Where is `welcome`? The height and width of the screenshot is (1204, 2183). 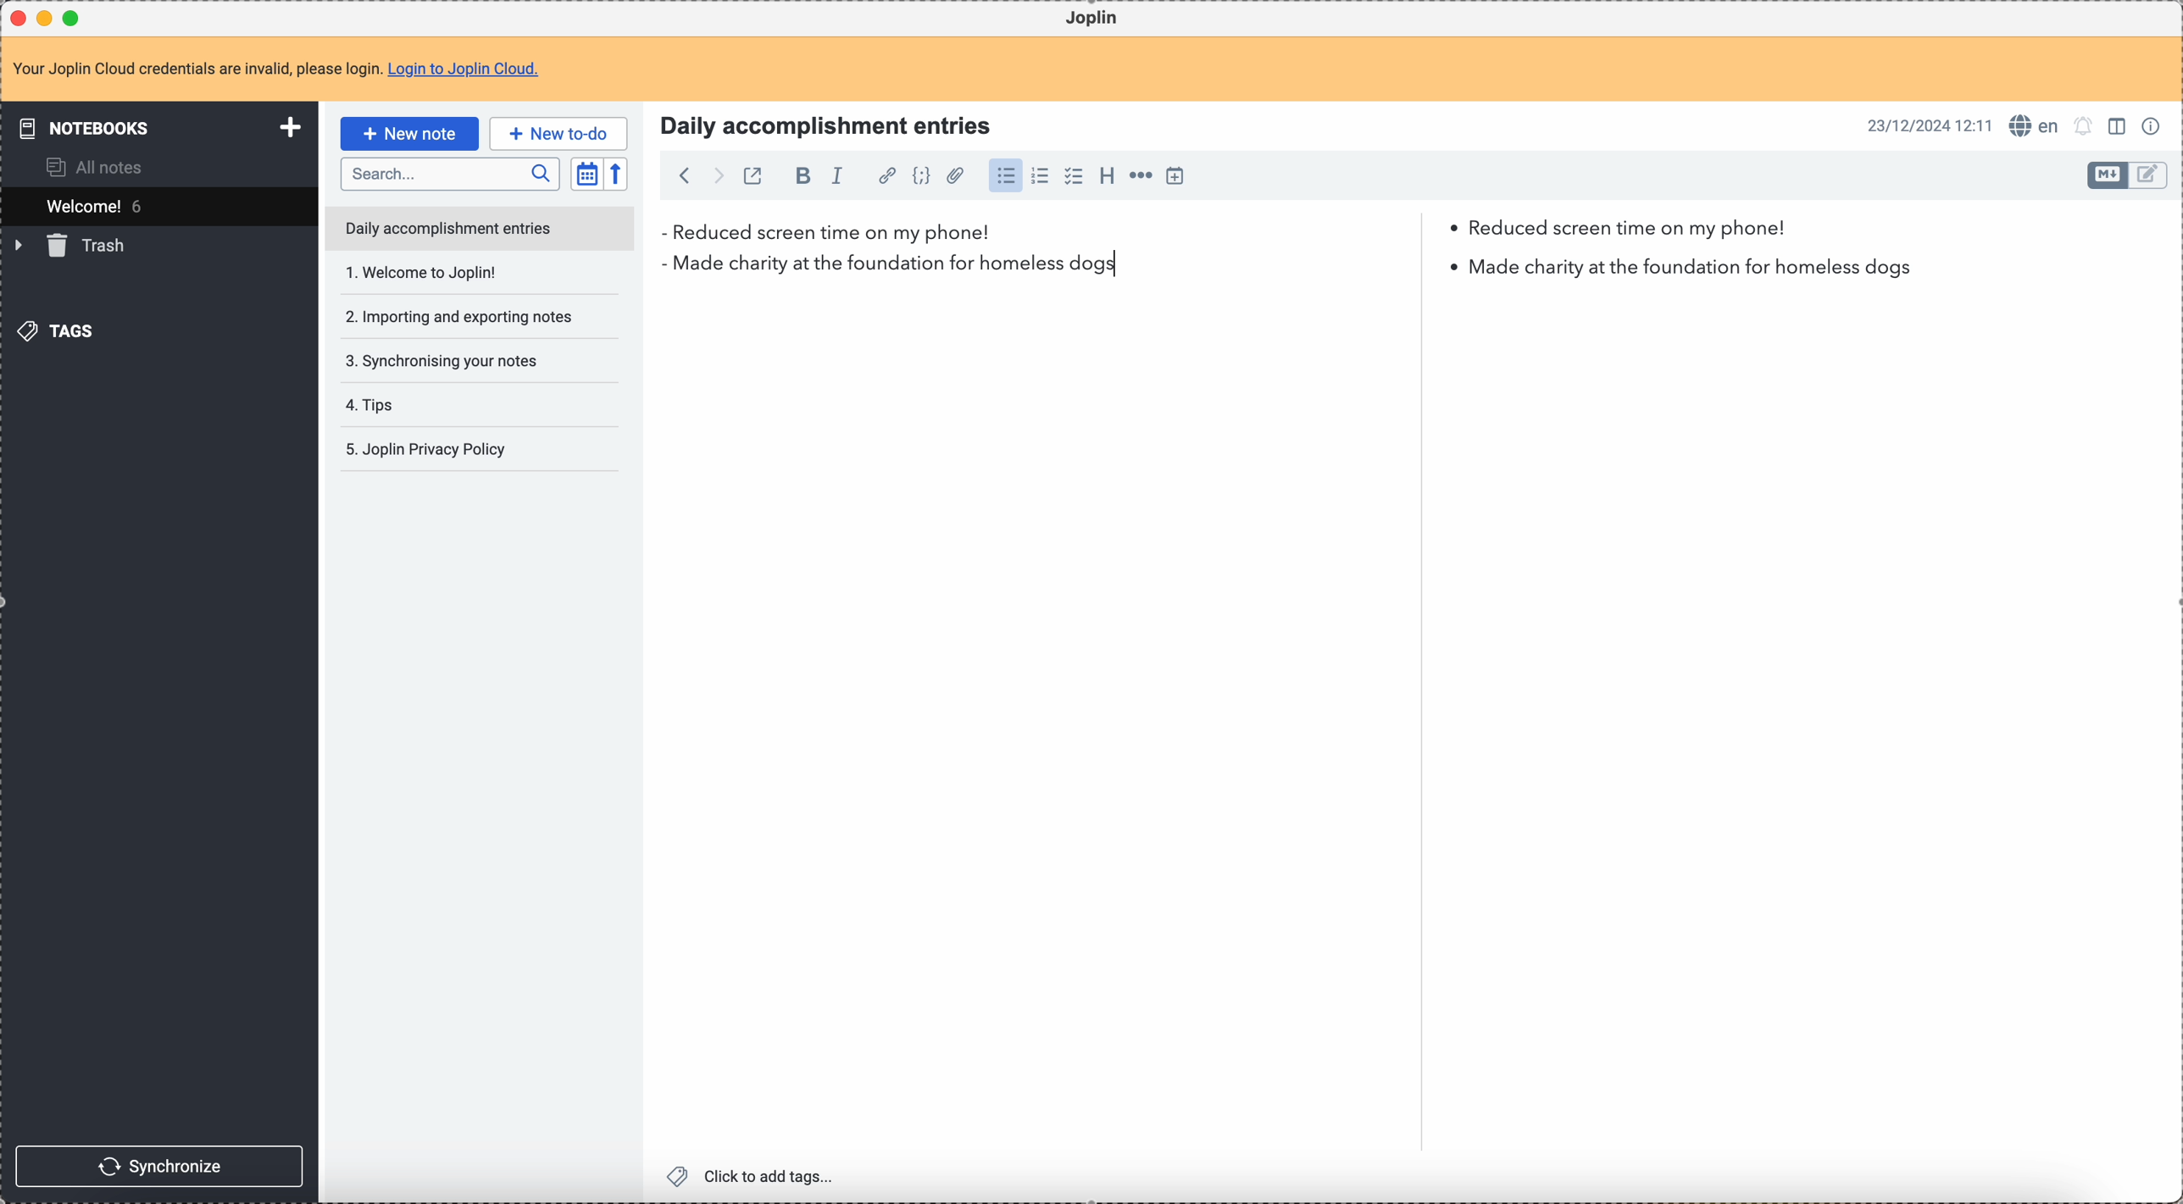 welcome is located at coordinates (157, 206).